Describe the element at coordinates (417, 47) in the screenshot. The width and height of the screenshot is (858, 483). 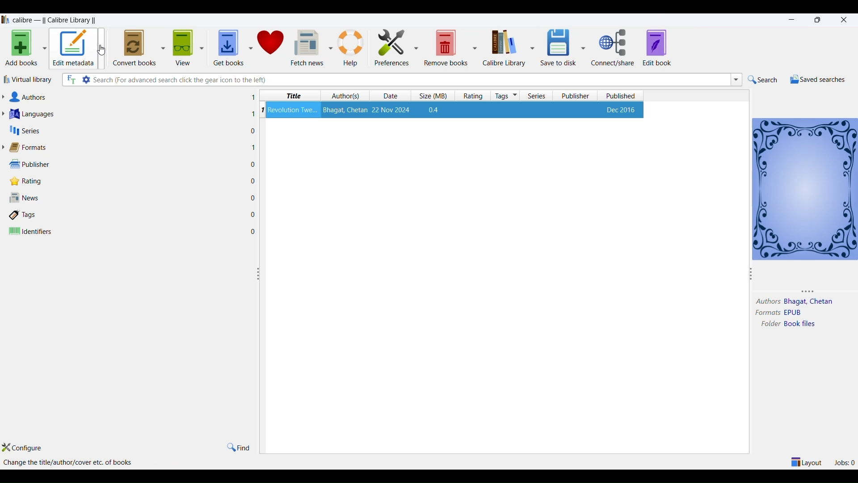
I see `preferences options dropdown button` at that location.